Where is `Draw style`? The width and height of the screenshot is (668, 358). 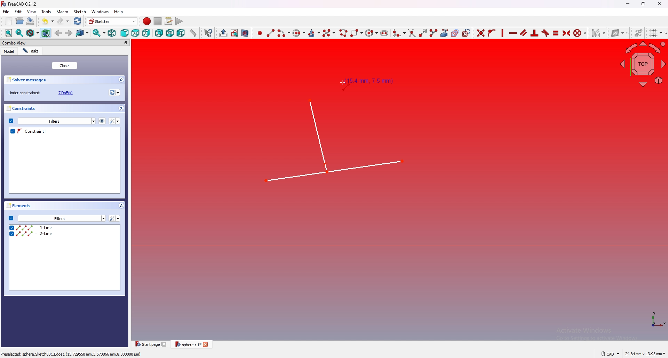 Draw style is located at coordinates (32, 33).